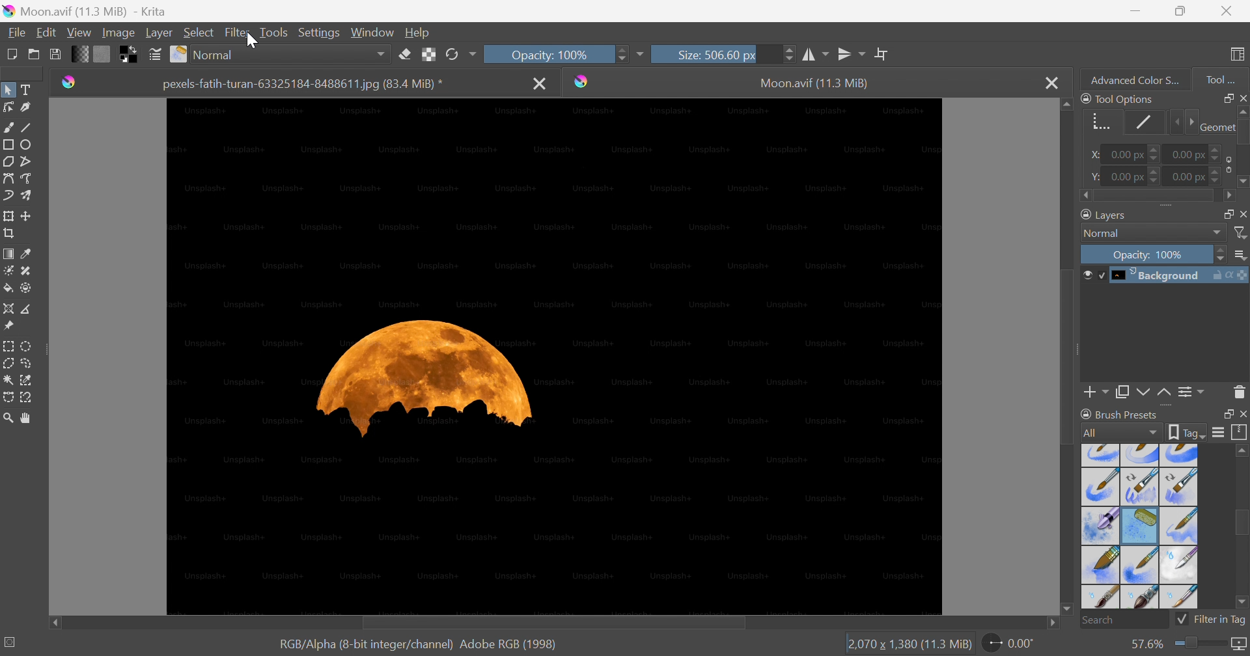 Image resolution: width=1250 pixels, height=656 pixels. Describe the element at coordinates (1242, 414) in the screenshot. I see `Close` at that location.